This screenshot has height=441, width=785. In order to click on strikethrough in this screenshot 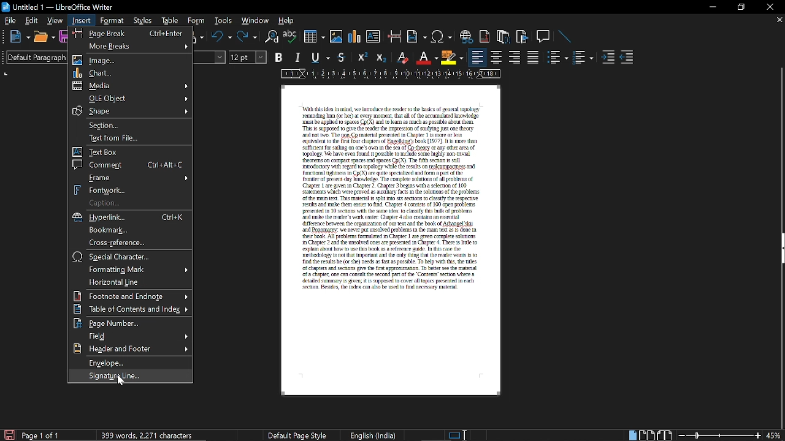, I will do `click(342, 58)`.